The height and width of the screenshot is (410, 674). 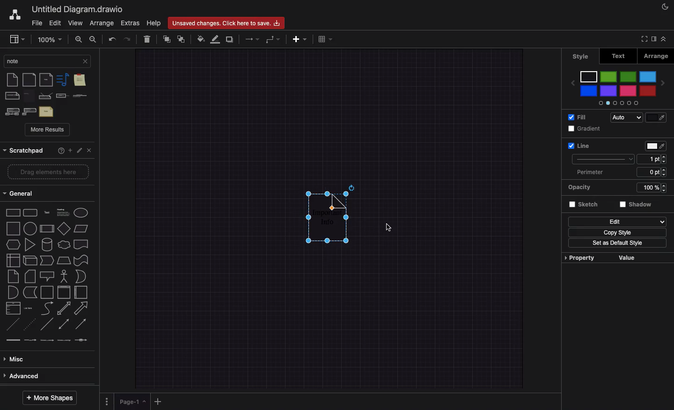 What do you see at coordinates (13, 229) in the screenshot?
I see `square` at bounding box center [13, 229].